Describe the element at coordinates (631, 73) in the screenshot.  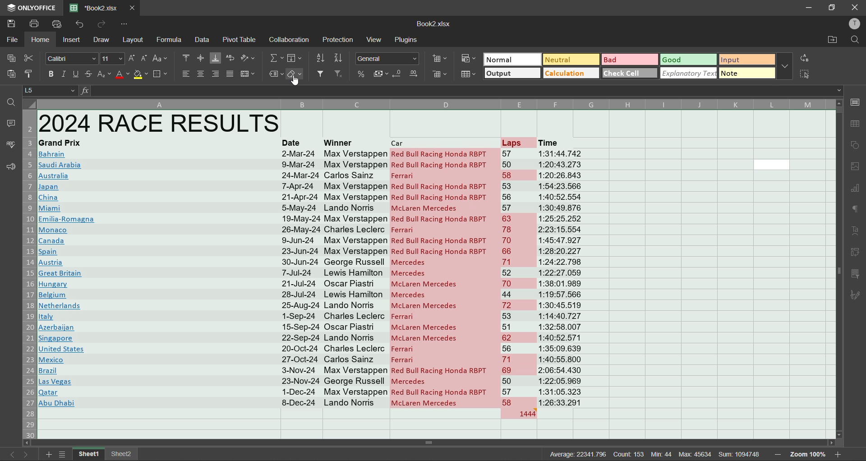
I see `check cell` at that location.